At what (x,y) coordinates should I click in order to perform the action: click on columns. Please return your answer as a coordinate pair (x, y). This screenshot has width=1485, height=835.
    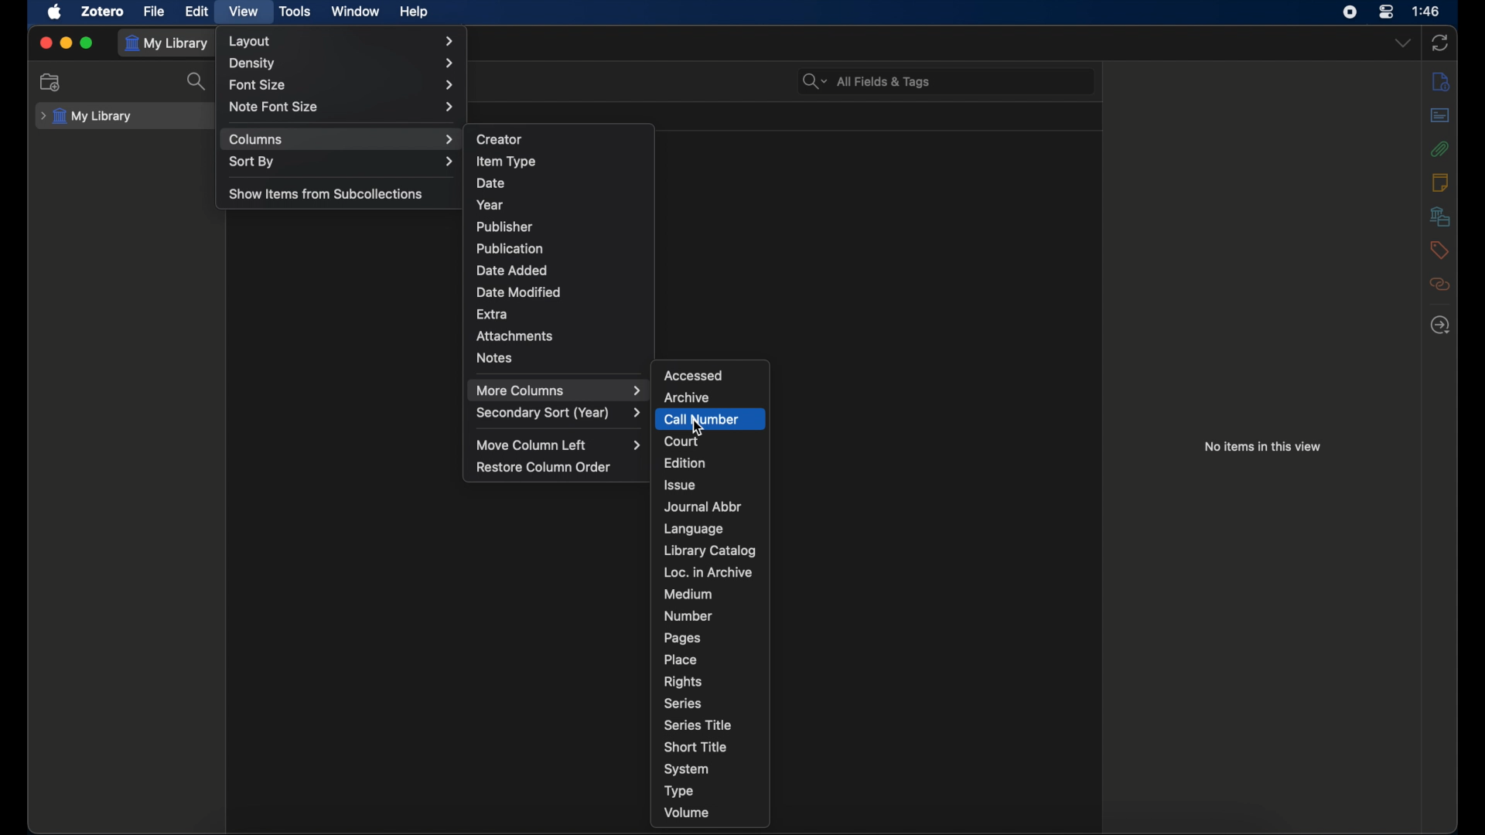
    Looking at the image, I should click on (340, 140).